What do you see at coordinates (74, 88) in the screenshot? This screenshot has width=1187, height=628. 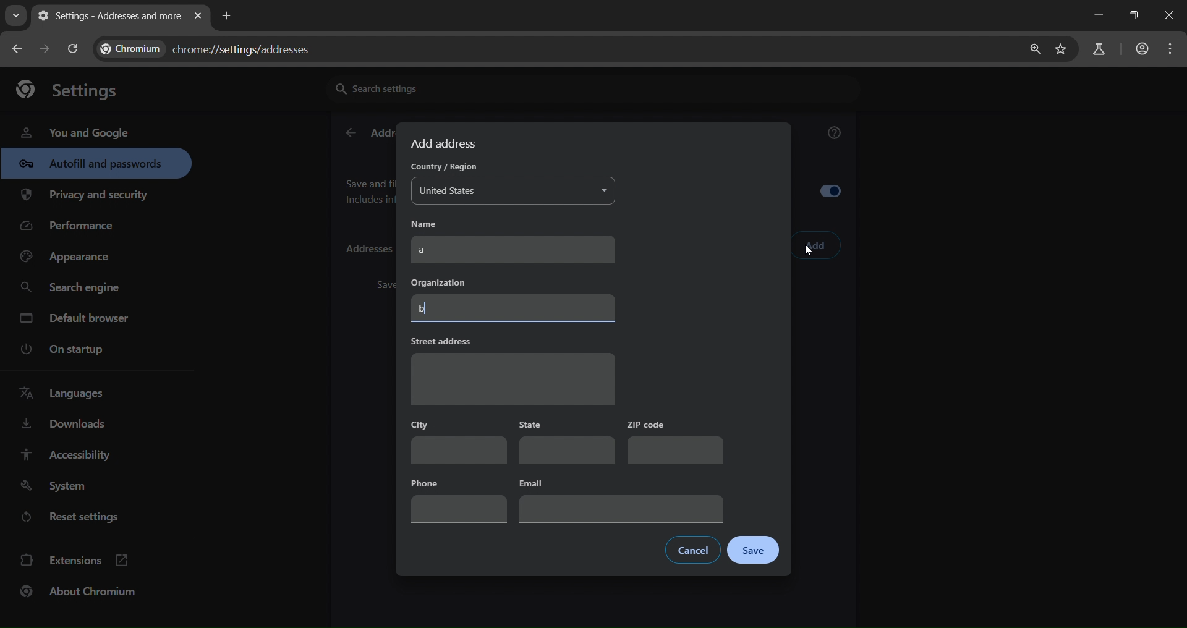 I see `settings` at bounding box center [74, 88].